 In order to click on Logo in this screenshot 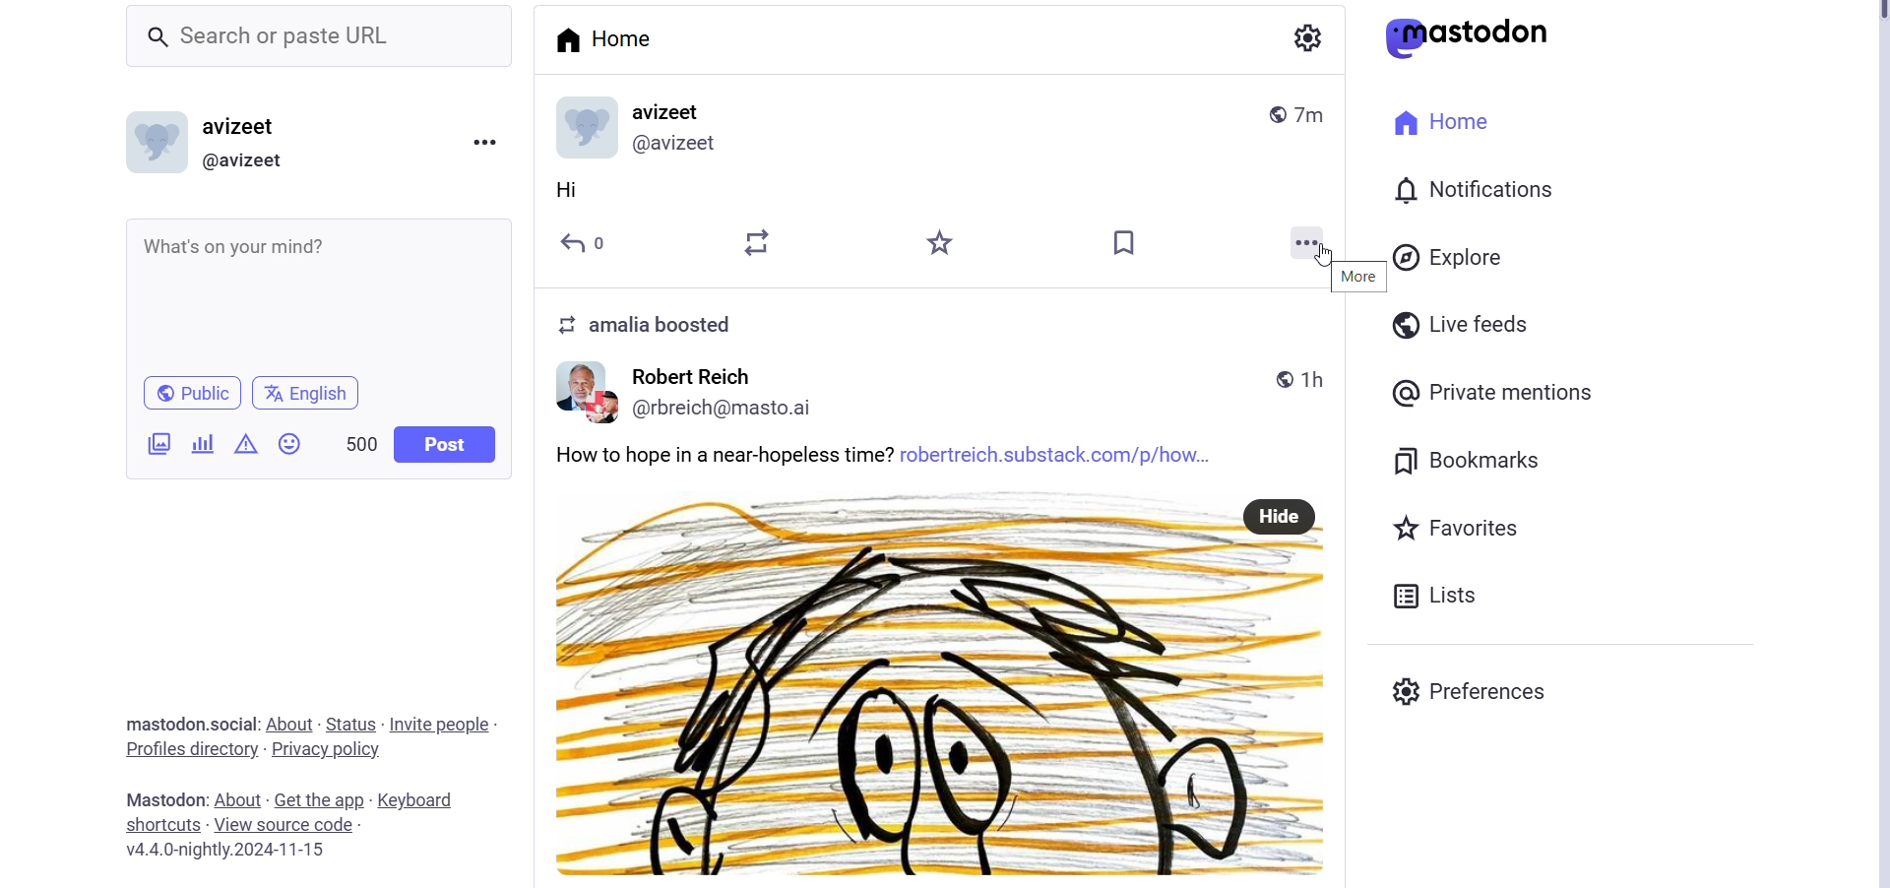, I will do `click(1478, 36)`.